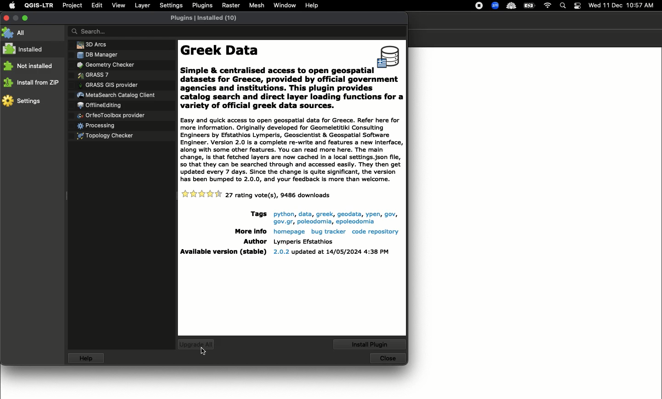 The image size is (662, 399). Describe the element at coordinates (93, 75) in the screenshot. I see `GRASS 7` at that location.